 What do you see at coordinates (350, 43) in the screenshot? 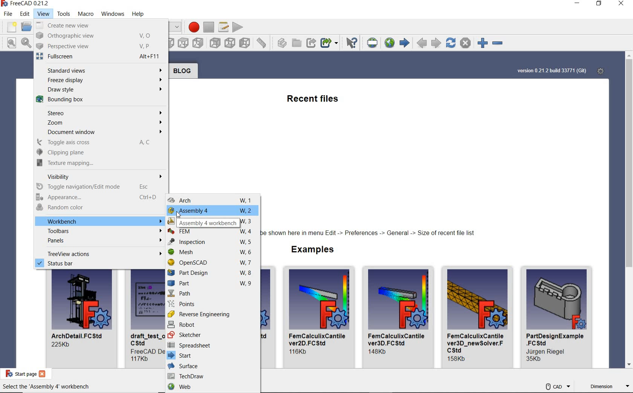
I see `WHAT'S THIS` at bounding box center [350, 43].